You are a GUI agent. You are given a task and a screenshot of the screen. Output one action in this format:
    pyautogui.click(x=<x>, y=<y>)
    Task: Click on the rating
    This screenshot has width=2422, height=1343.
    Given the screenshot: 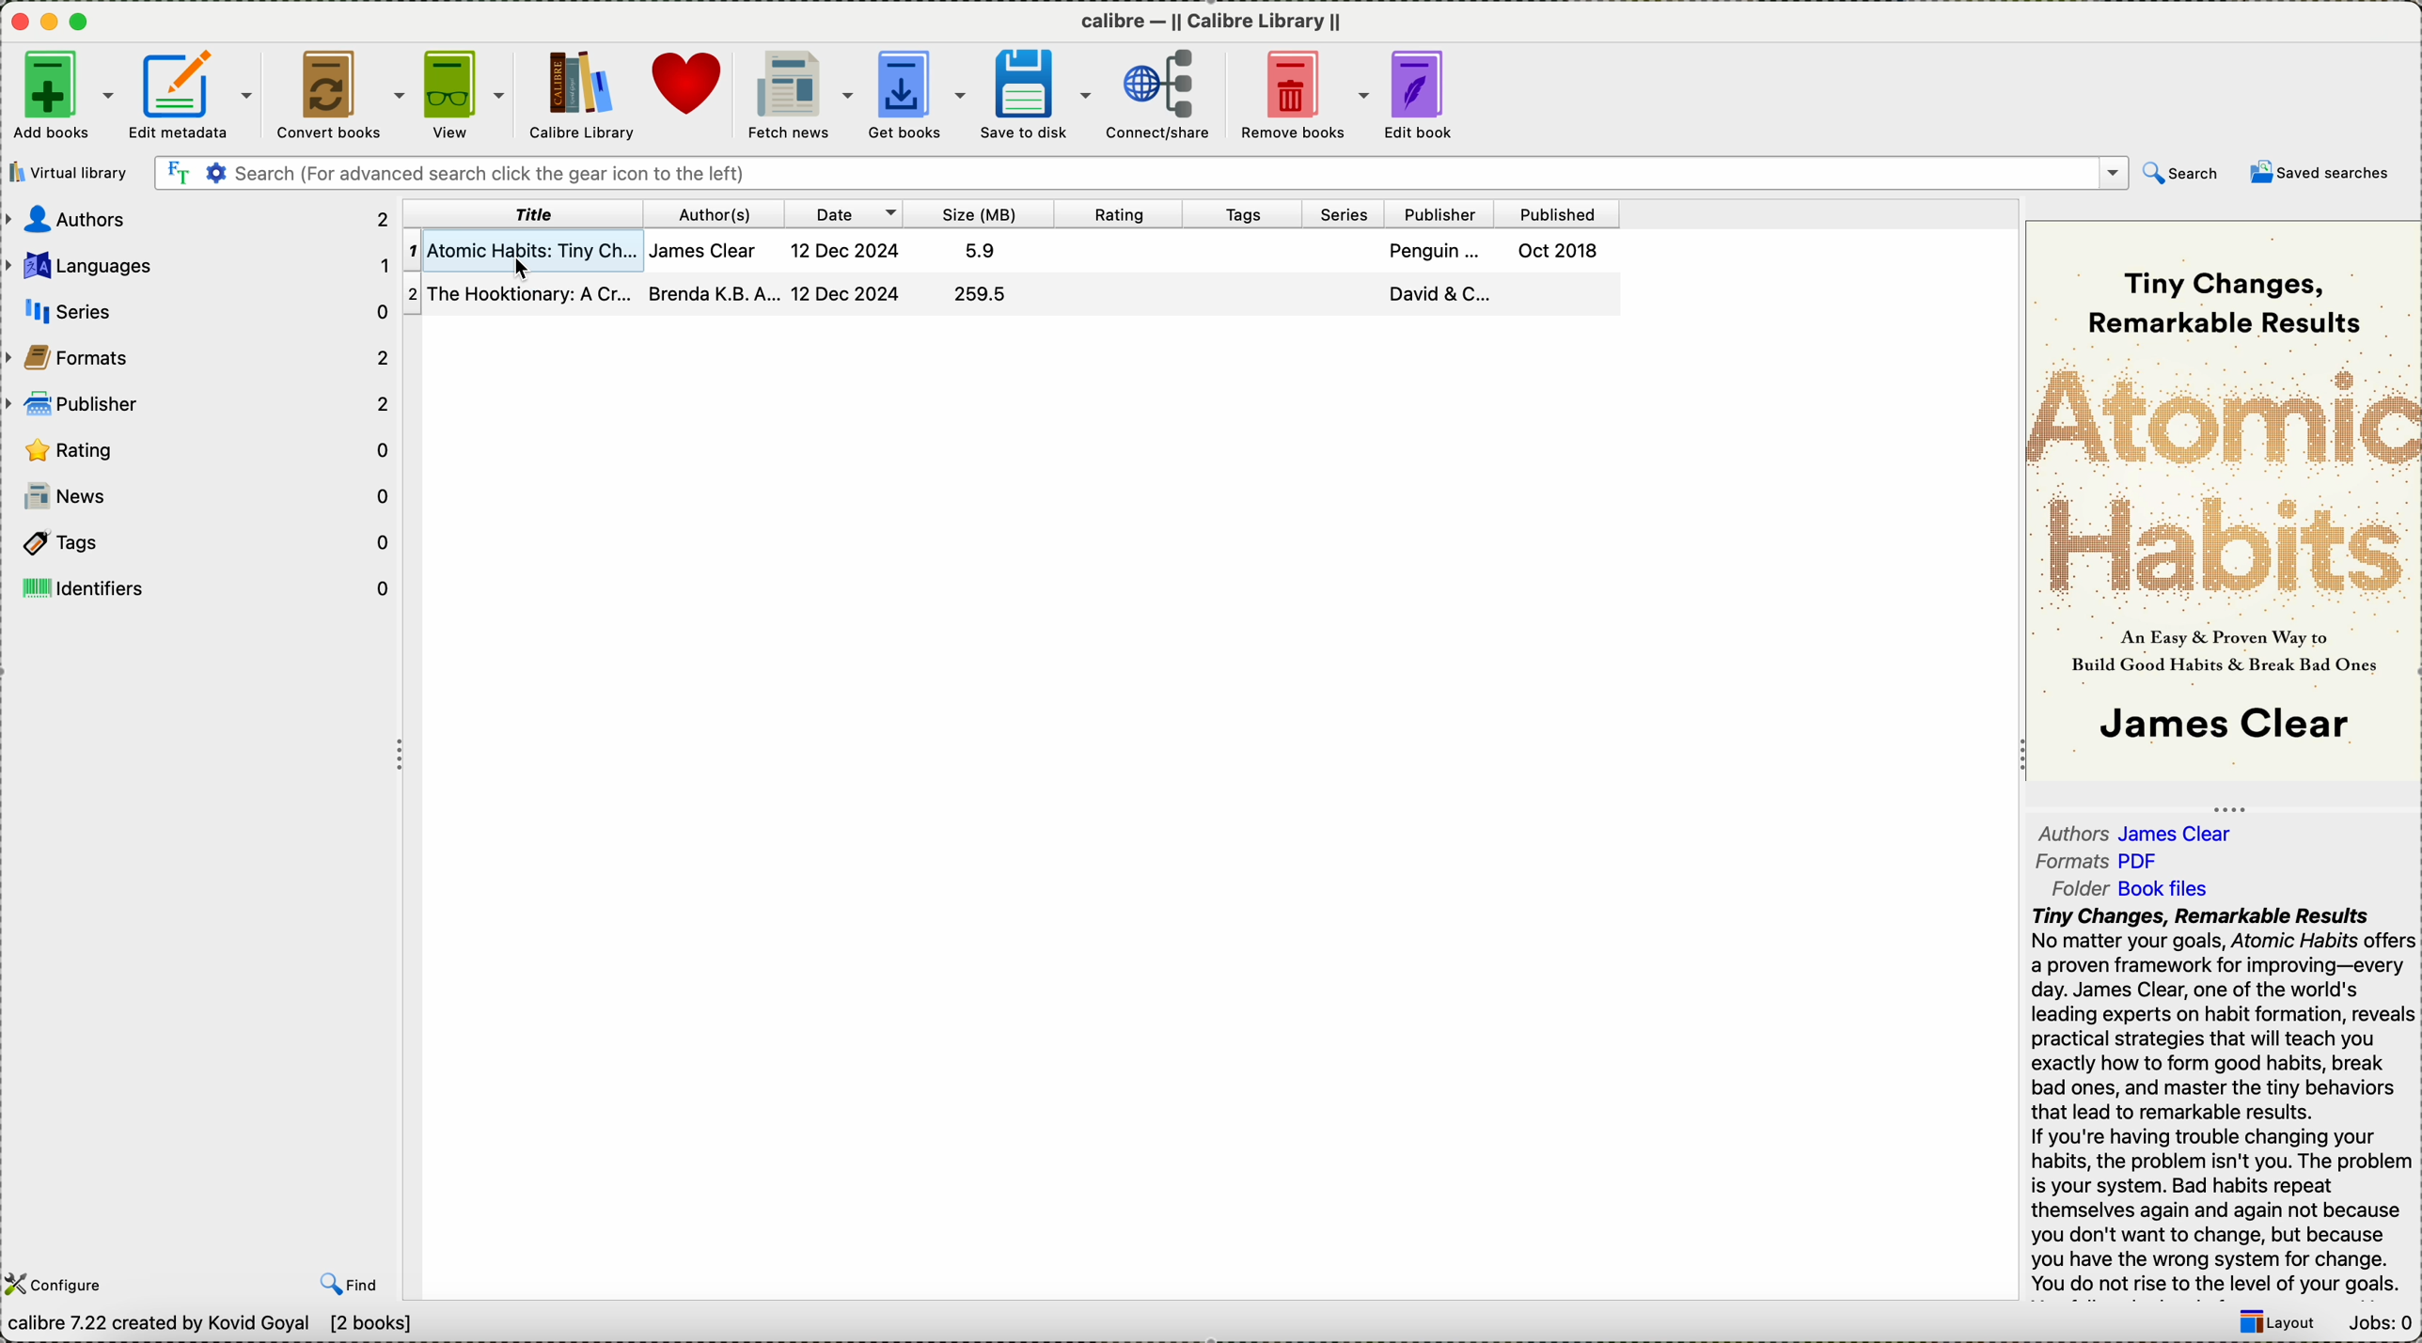 What is the action you would take?
    pyautogui.click(x=196, y=447)
    